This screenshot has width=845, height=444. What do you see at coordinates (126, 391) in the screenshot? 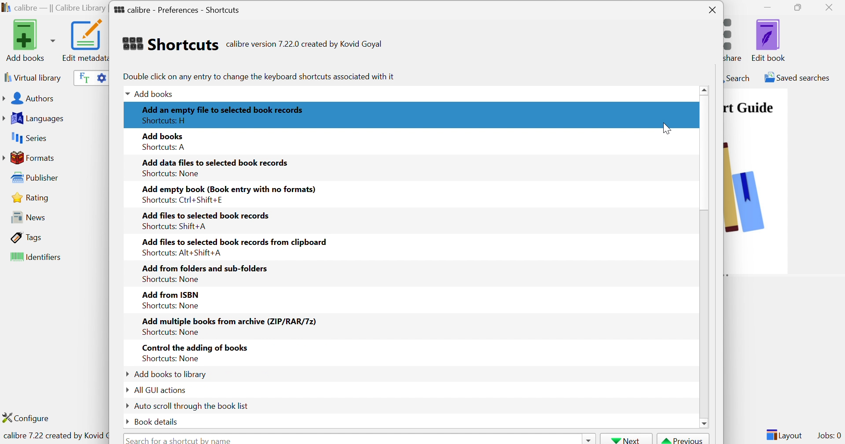
I see `Drop Down` at bounding box center [126, 391].